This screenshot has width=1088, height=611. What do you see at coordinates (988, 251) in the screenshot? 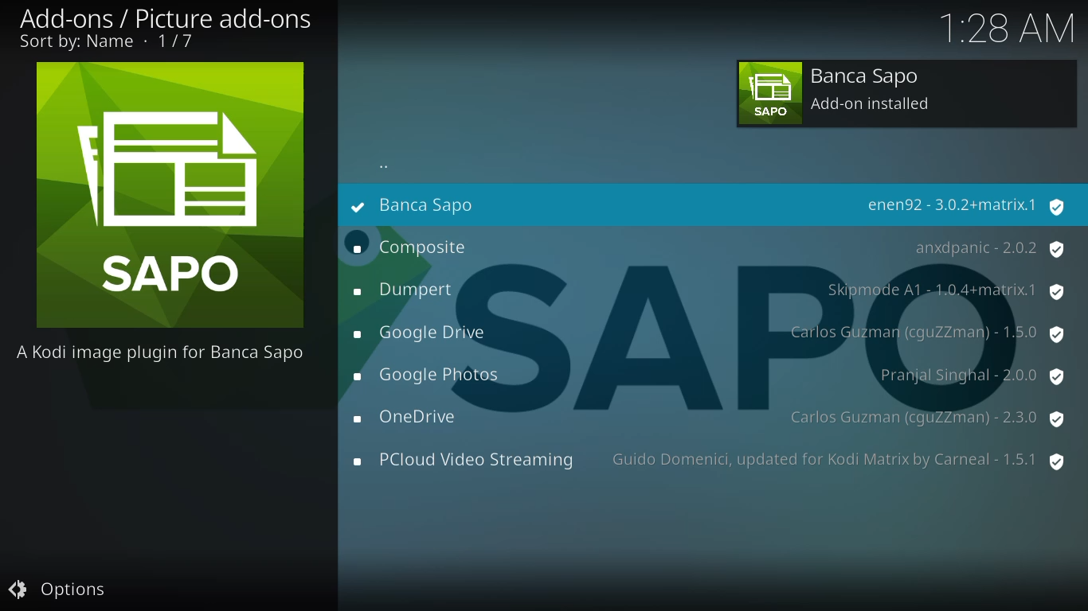
I see `version` at bounding box center [988, 251].